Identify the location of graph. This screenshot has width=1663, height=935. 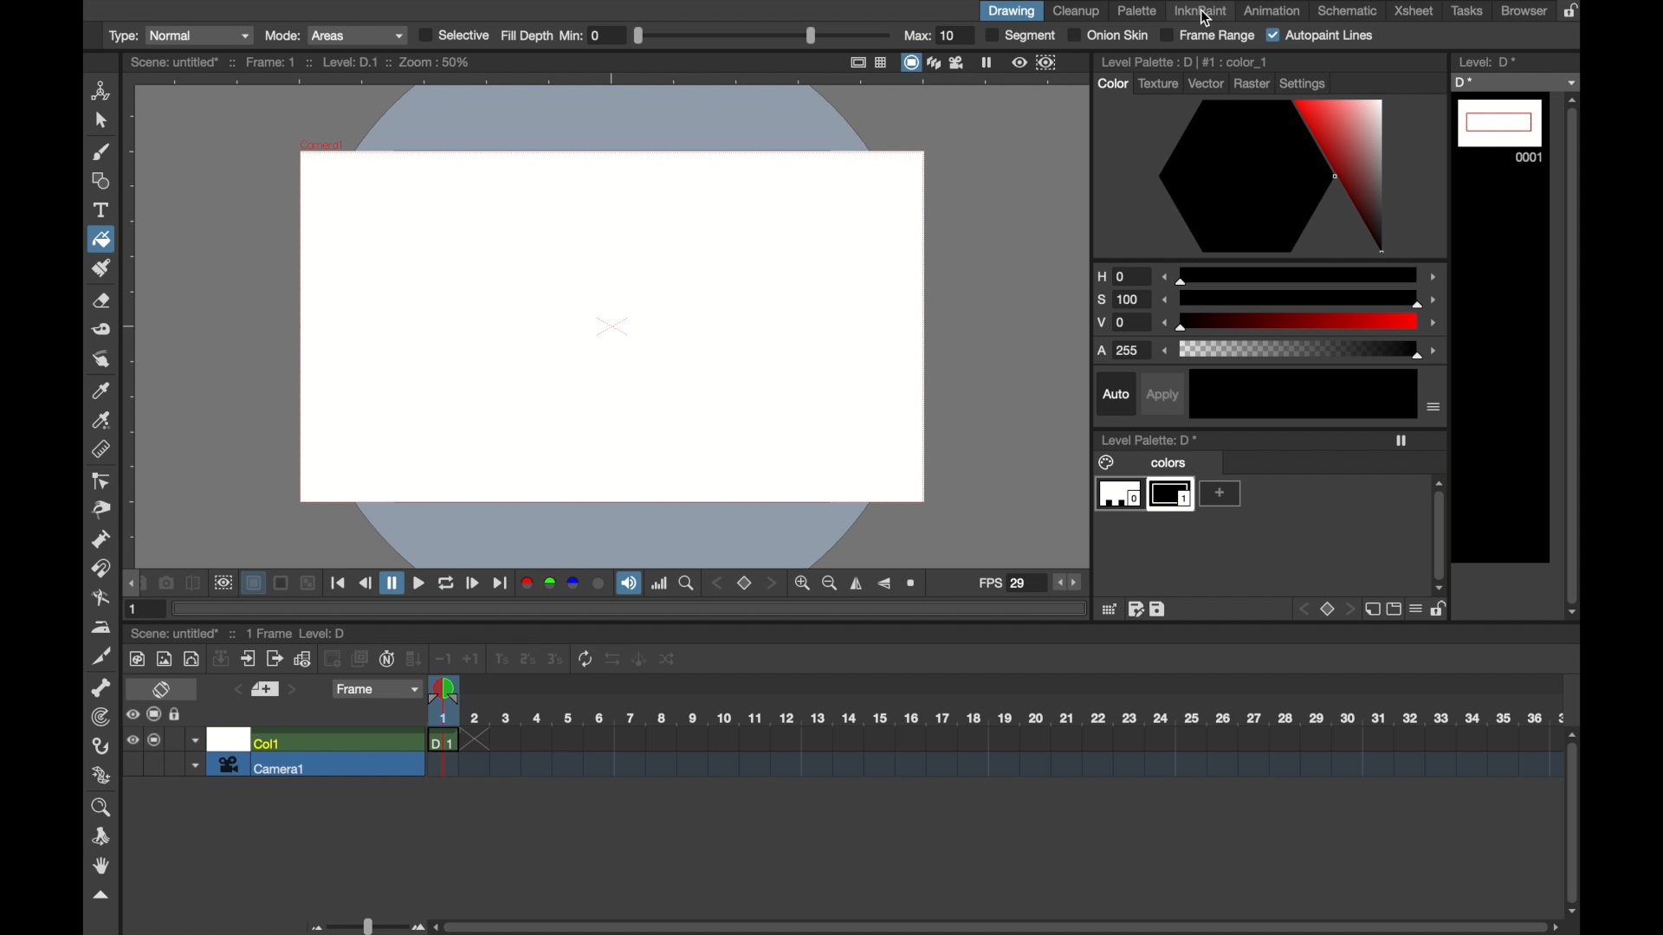
(302, 659).